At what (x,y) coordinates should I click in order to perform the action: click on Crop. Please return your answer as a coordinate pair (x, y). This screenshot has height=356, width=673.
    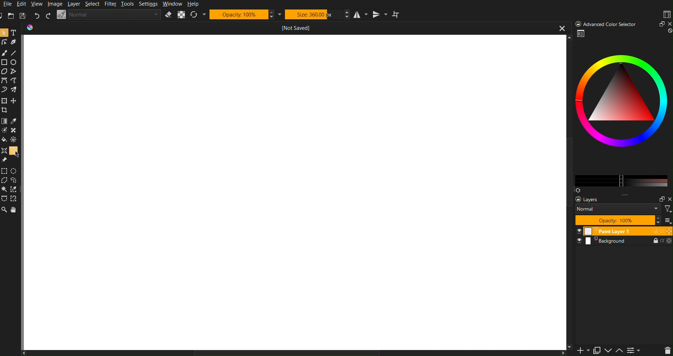
    Looking at the image, I should click on (6, 110).